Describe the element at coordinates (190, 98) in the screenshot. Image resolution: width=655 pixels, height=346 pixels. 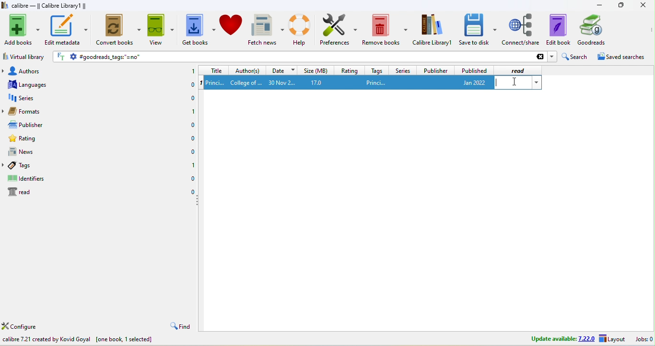
I see `0` at that location.